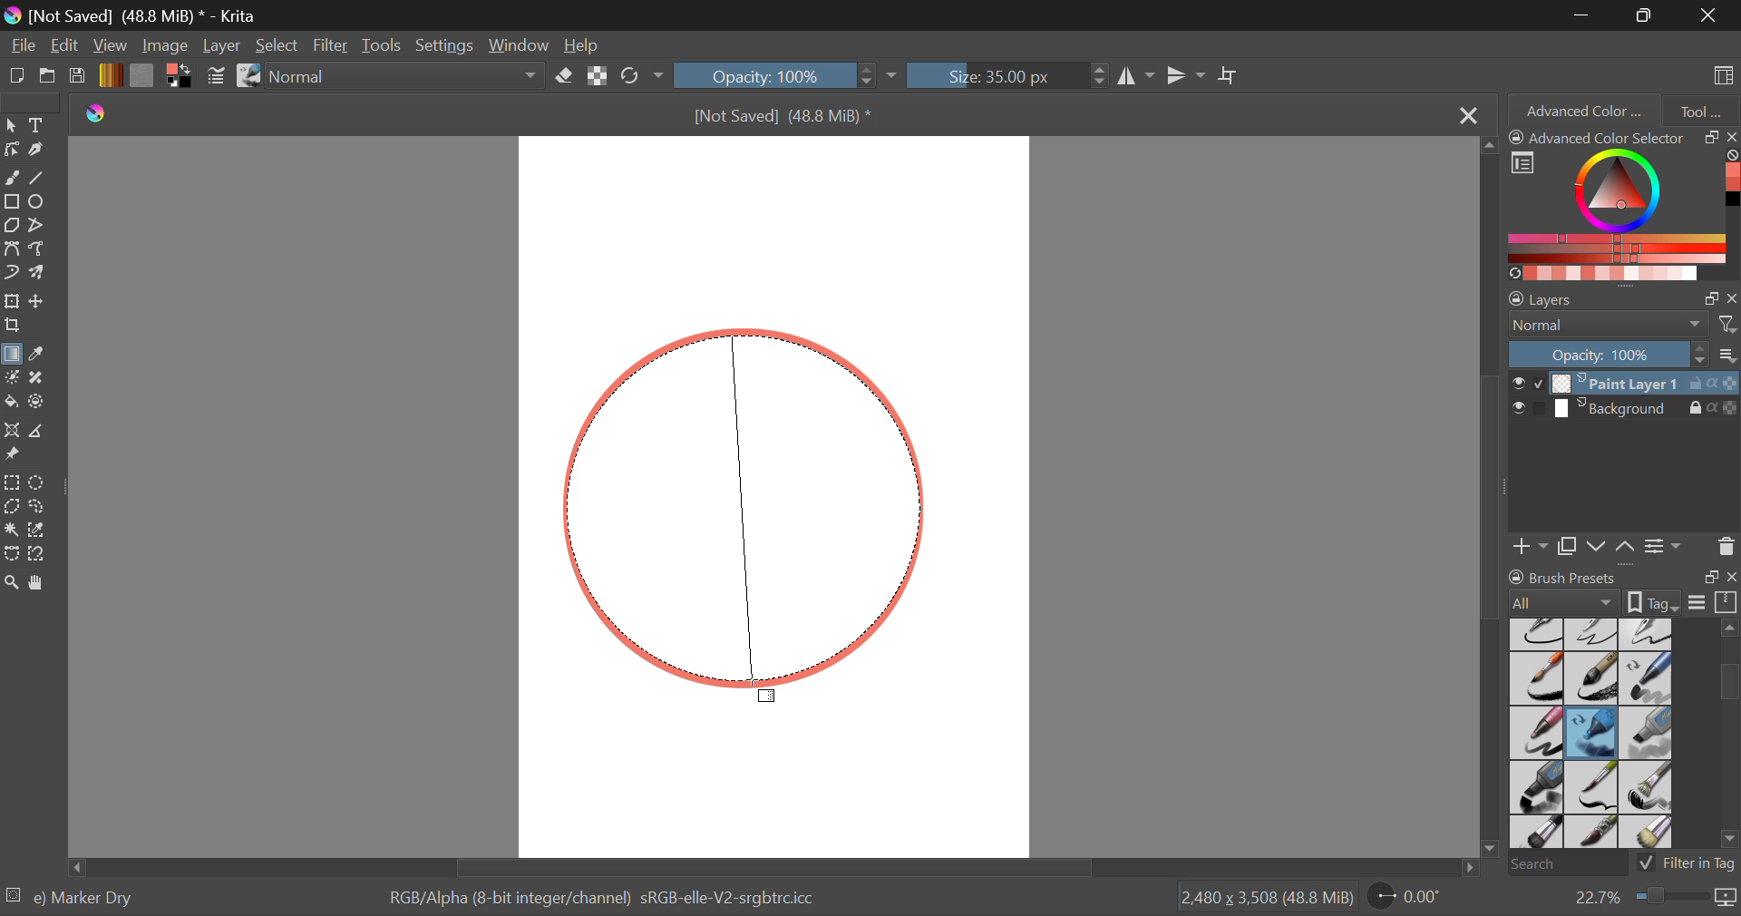 Image resolution: width=1741 pixels, height=916 pixels. I want to click on Magnetic Curve Selection, so click(44, 554).